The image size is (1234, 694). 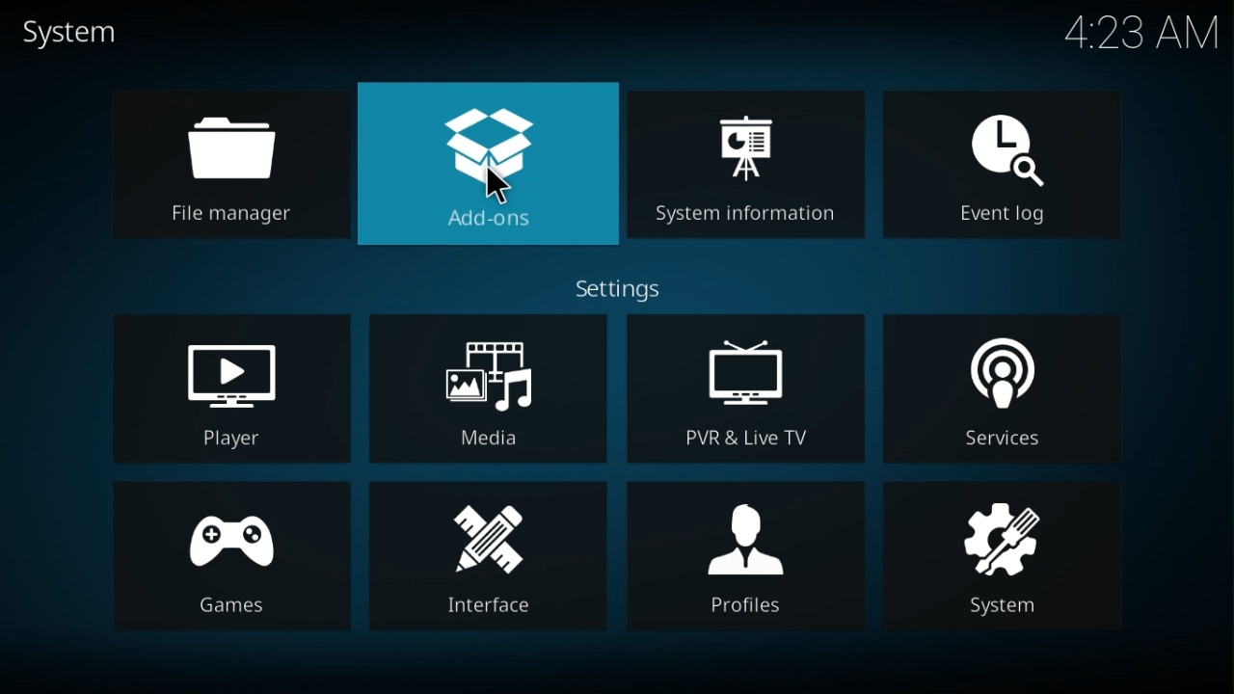 I want to click on Event log, so click(x=1002, y=168).